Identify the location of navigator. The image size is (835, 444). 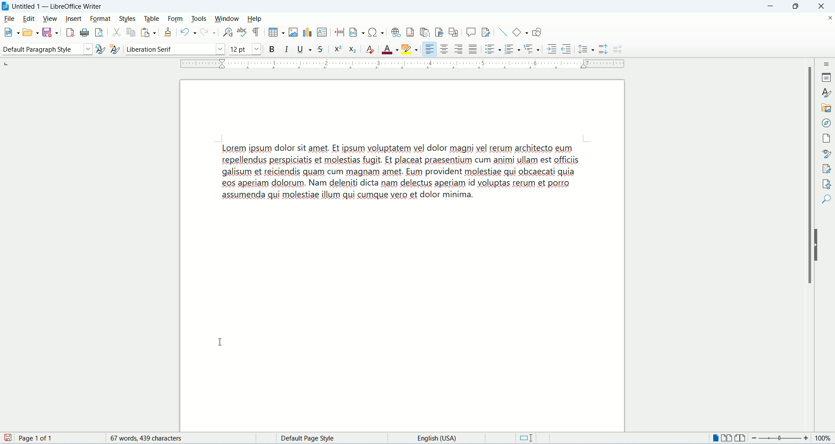
(825, 123).